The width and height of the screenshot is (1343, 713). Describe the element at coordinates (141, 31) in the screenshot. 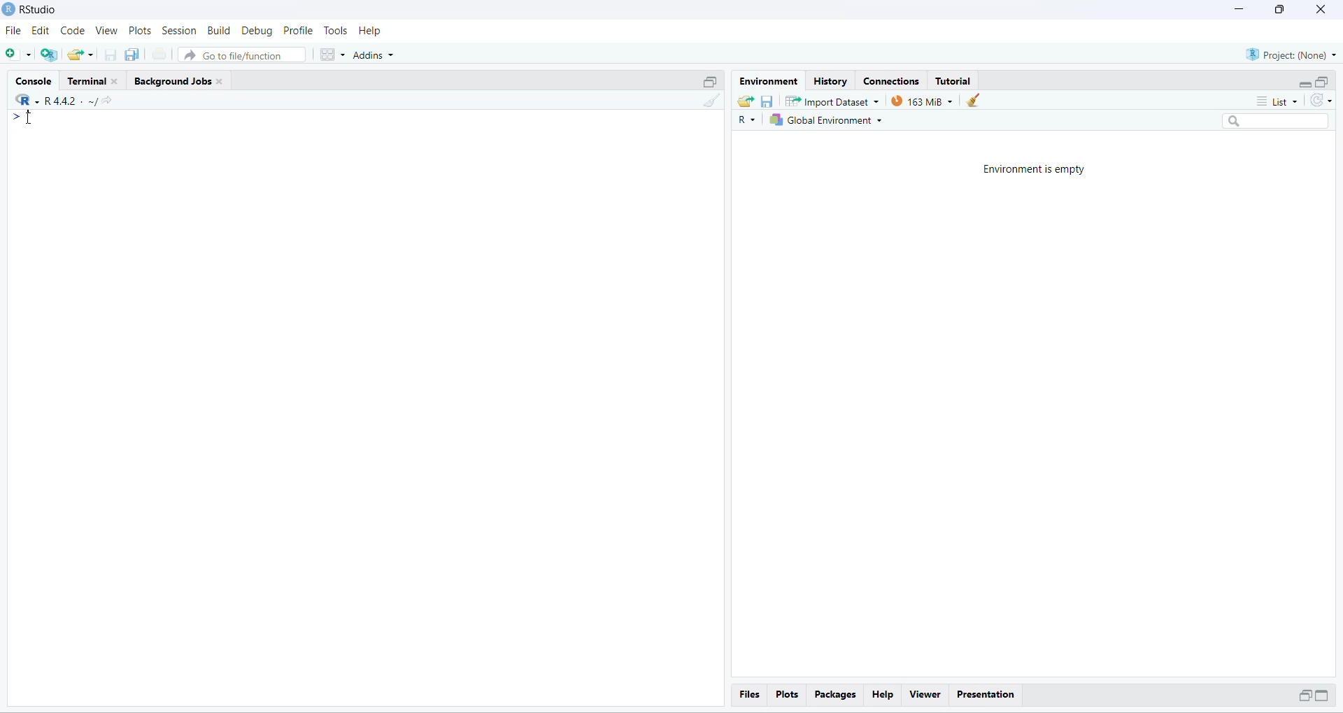

I see `Plots` at that location.